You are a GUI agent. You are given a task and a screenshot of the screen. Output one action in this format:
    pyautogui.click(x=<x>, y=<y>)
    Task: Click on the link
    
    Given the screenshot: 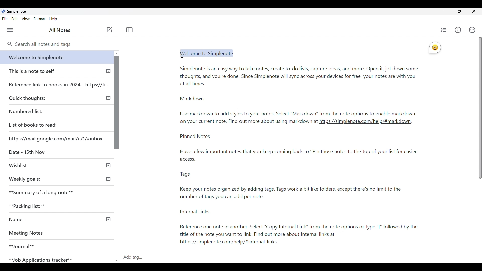 What is the action you would take?
    pyautogui.click(x=230, y=243)
    